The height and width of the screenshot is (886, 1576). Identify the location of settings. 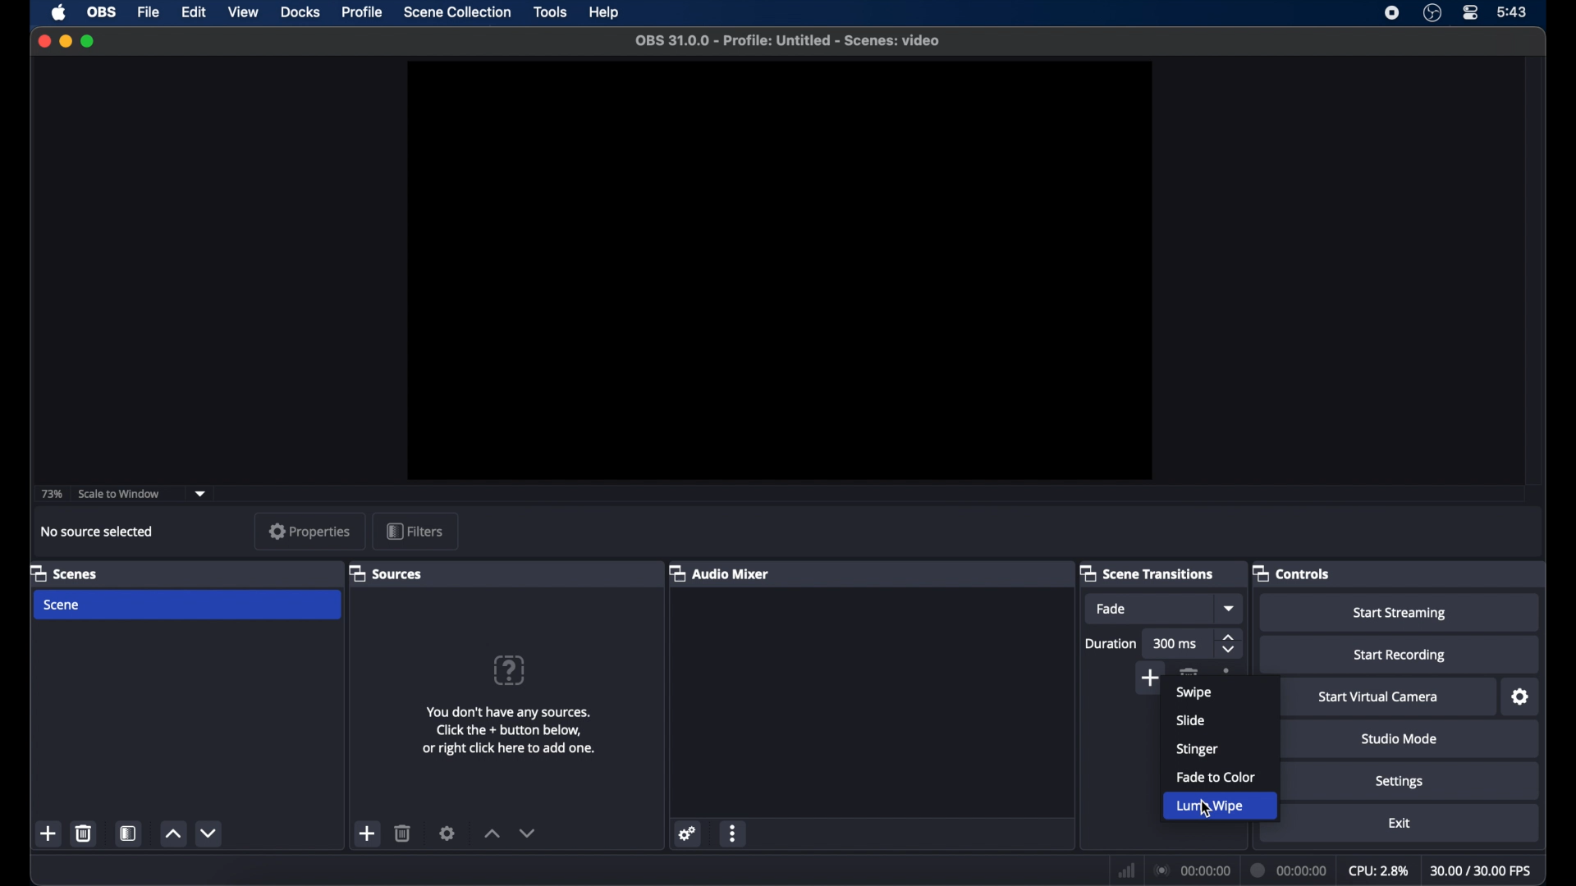
(1399, 782).